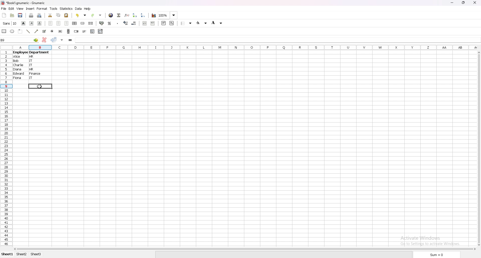  What do you see at coordinates (119, 15) in the screenshot?
I see `summation` at bounding box center [119, 15].